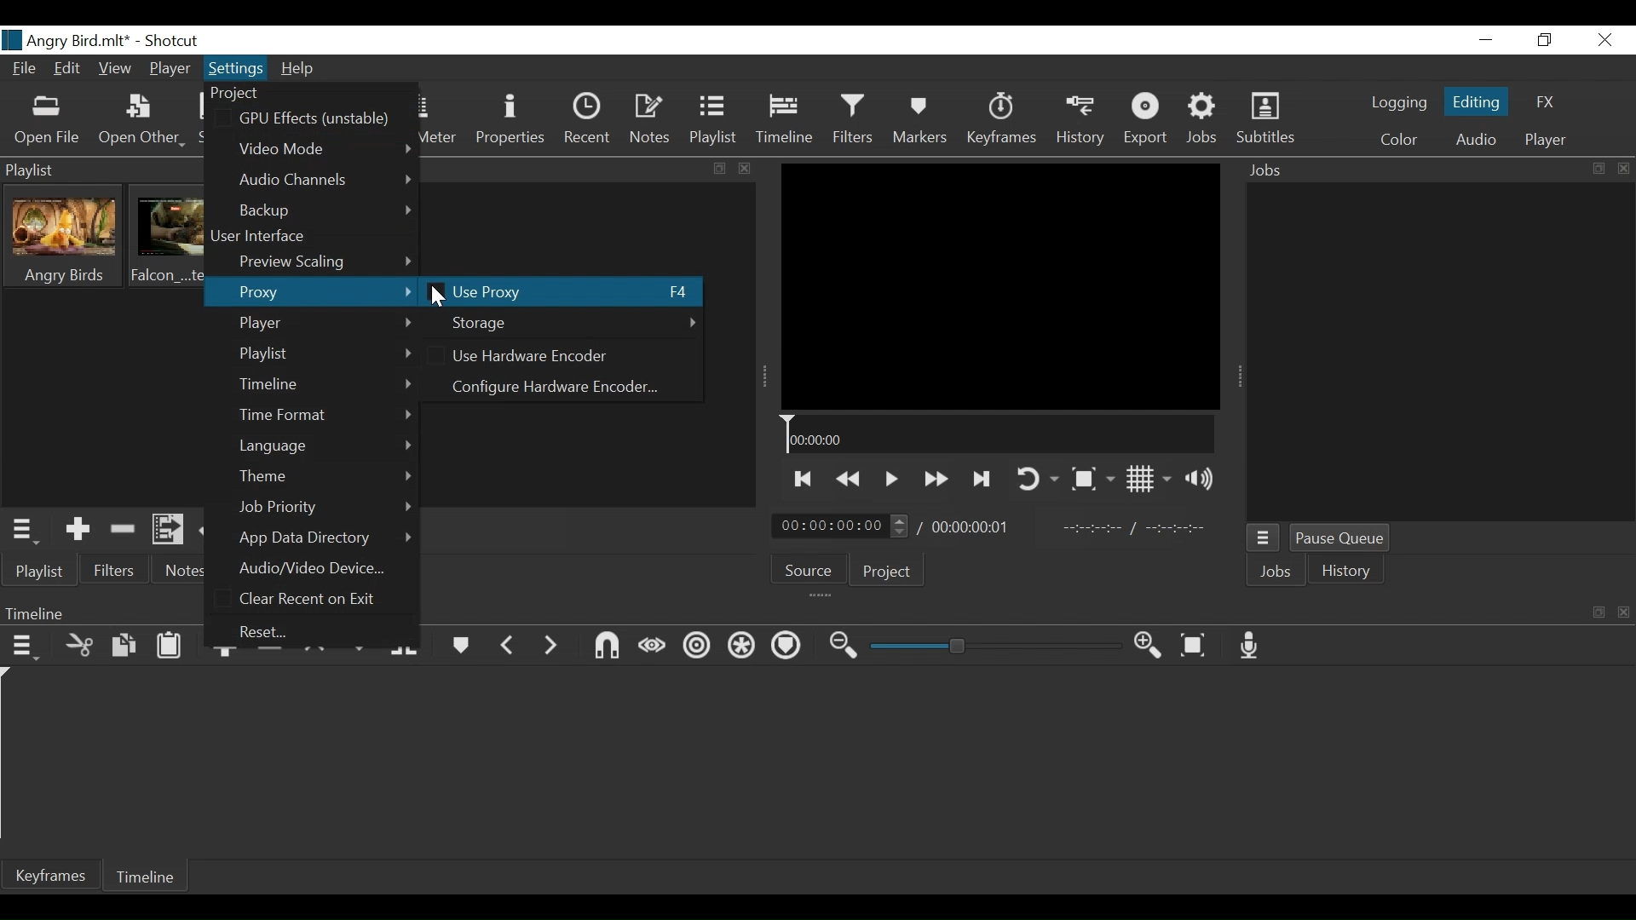 The height and width of the screenshot is (920, 1636). Describe the element at coordinates (1251, 643) in the screenshot. I see `Record audio` at that location.